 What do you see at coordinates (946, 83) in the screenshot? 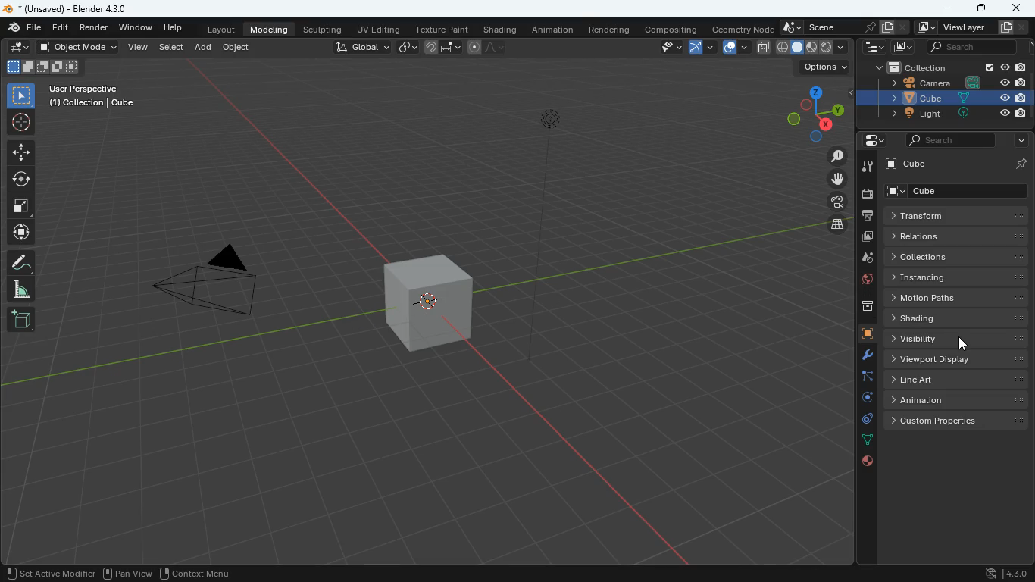
I see `camera` at bounding box center [946, 83].